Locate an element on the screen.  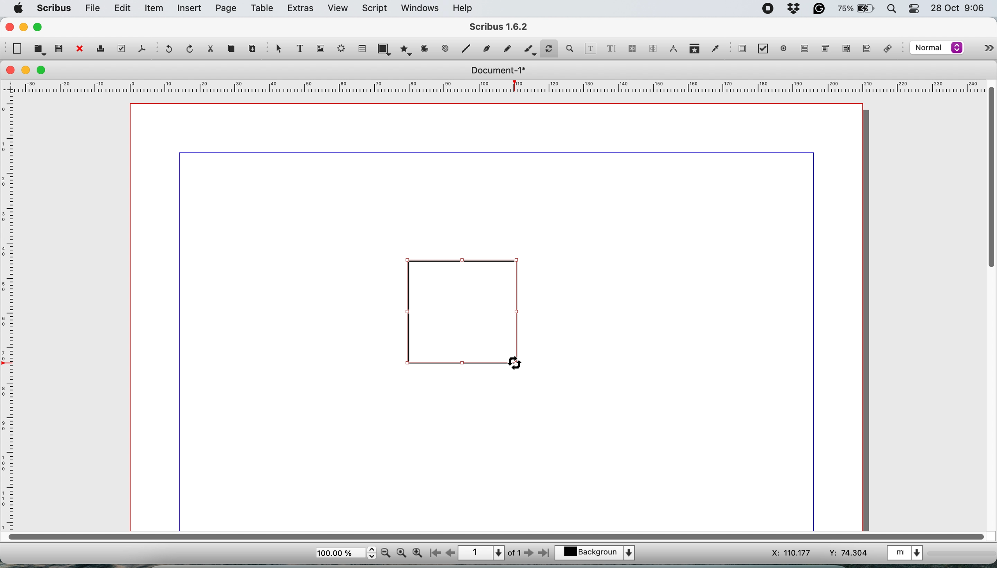
scribus is located at coordinates (54, 8).